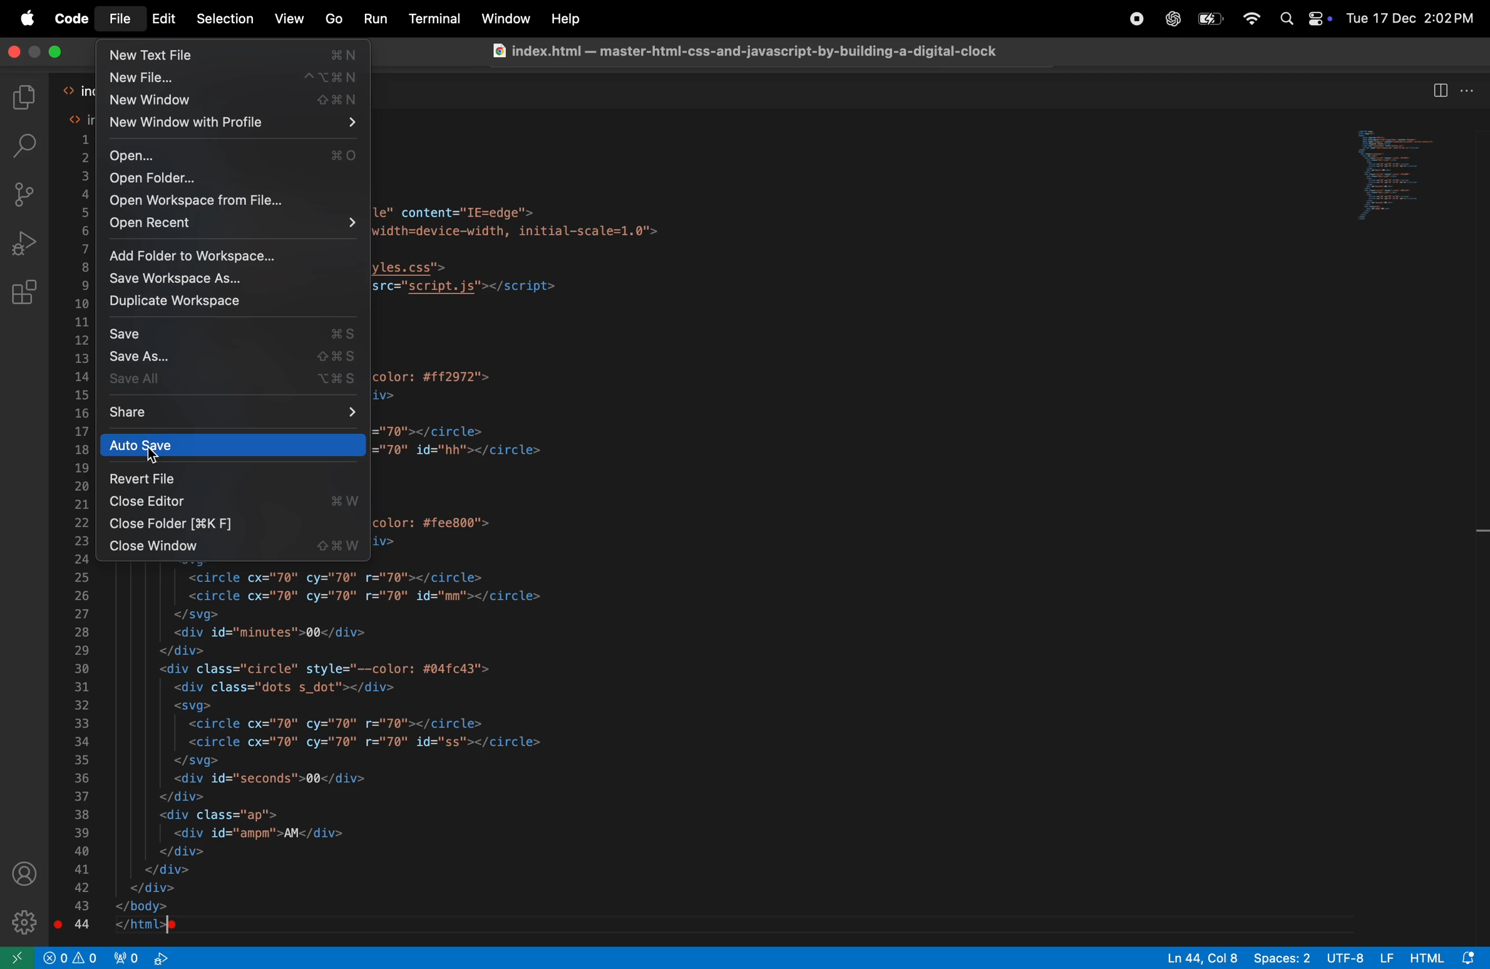 Image resolution: width=1490 pixels, height=969 pixels. I want to click on chatgpt, so click(1132, 19).